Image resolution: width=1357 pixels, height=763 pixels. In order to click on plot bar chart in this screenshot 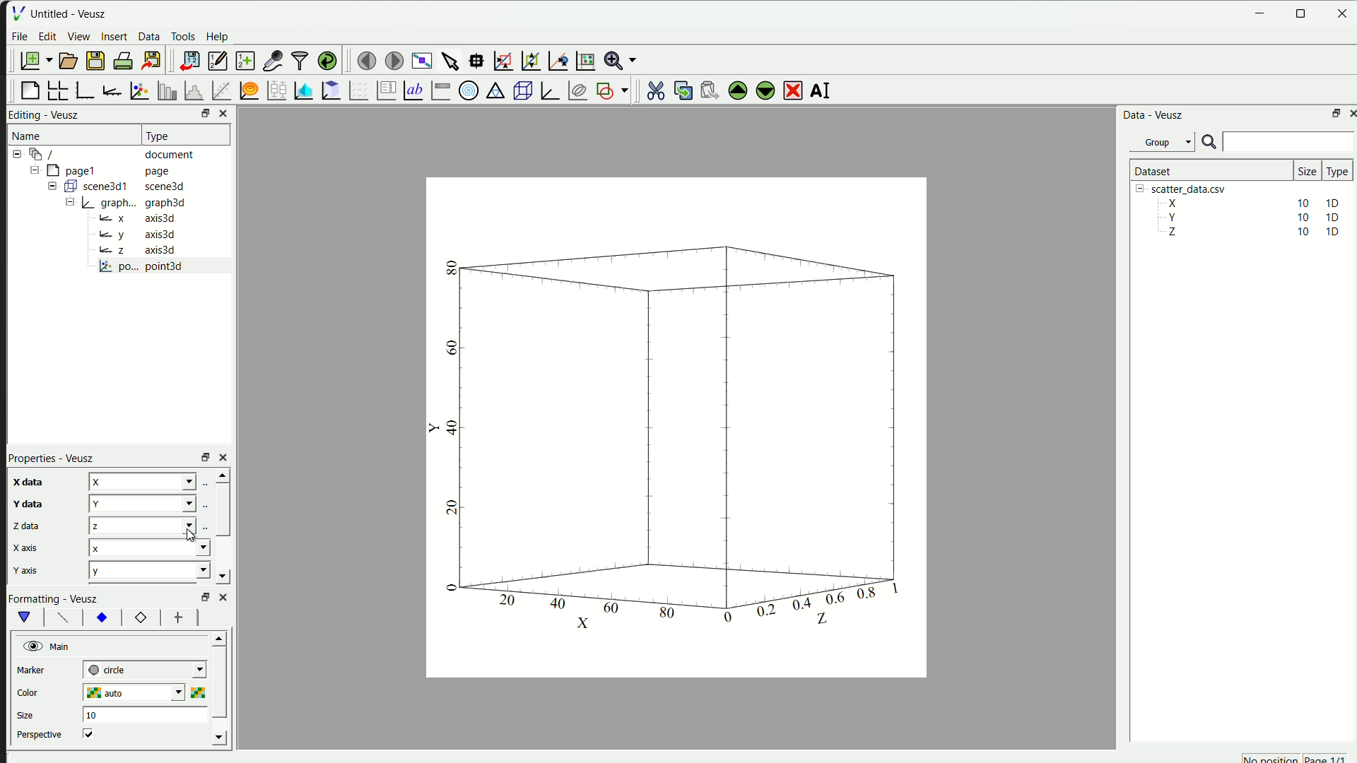, I will do `click(163, 90)`.